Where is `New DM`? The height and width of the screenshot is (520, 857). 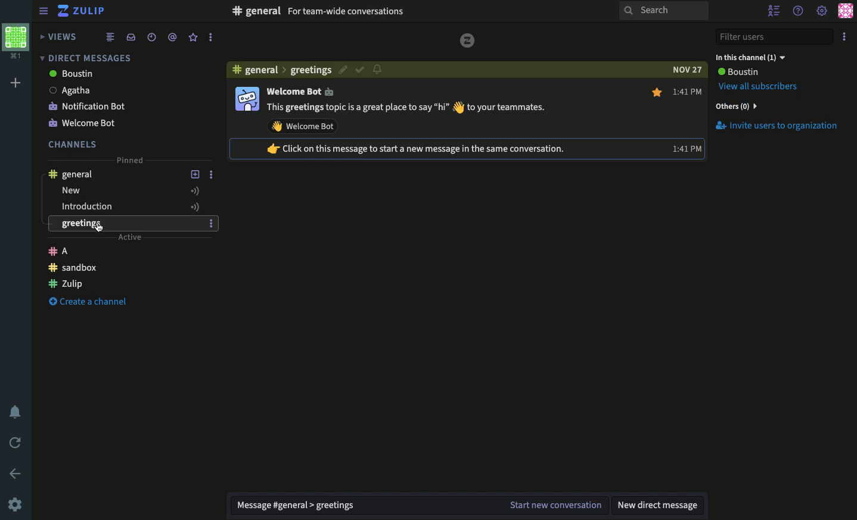 New DM is located at coordinates (660, 505).